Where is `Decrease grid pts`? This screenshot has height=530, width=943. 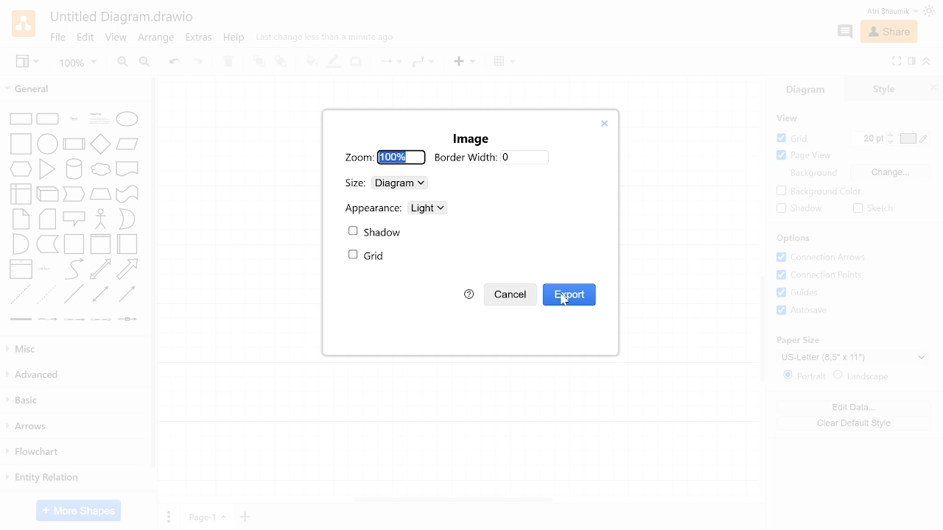 Decrease grid pts is located at coordinates (891, 144).